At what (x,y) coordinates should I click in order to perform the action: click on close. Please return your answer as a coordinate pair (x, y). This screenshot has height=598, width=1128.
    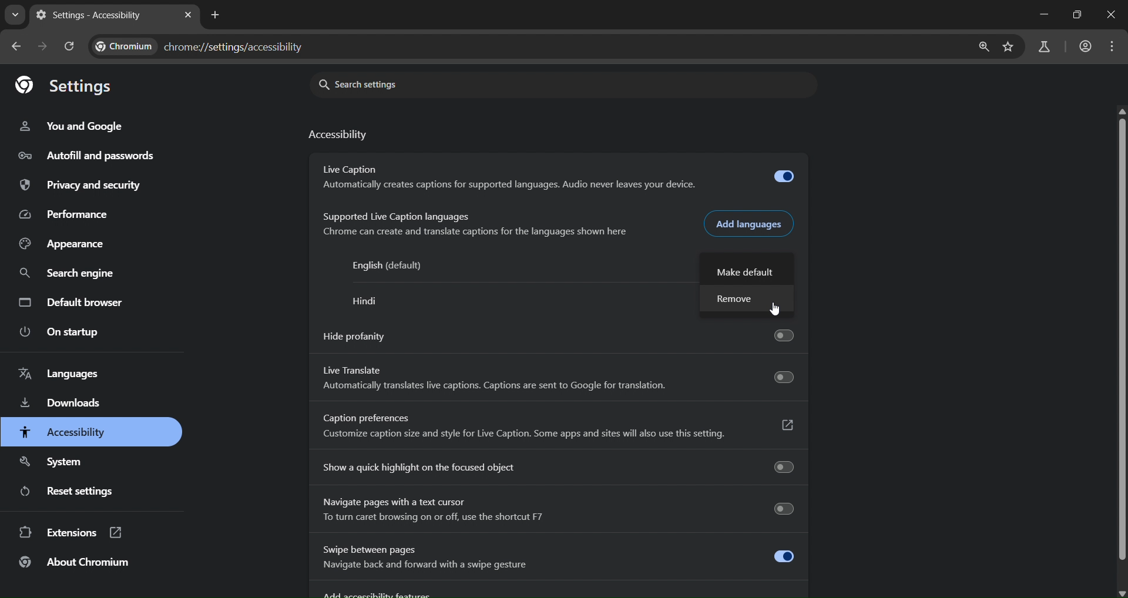
    Looking at the image, I should click on (1113, 16).